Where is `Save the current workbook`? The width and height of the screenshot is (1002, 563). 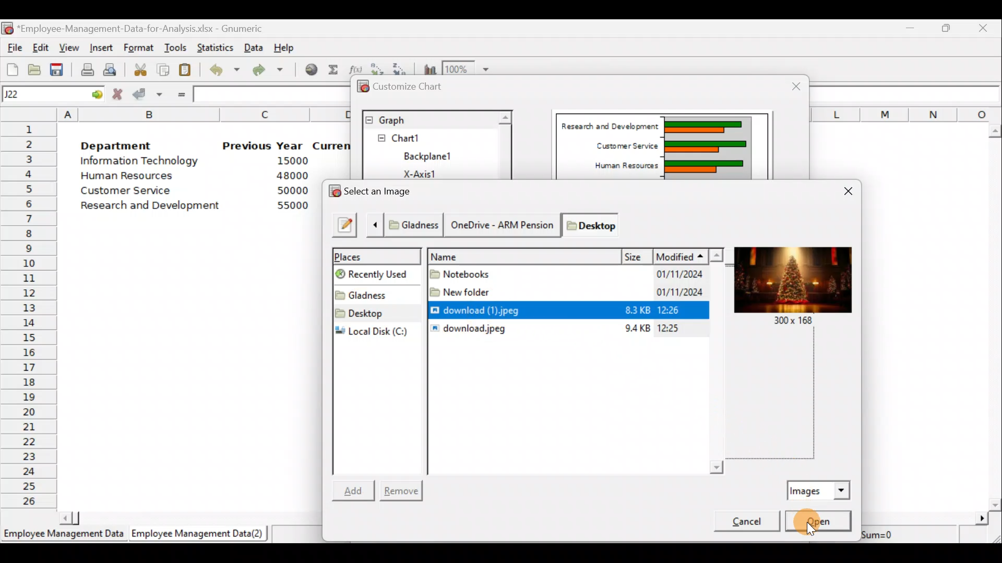
Save the current workbook is located at coordinates (57, 68).